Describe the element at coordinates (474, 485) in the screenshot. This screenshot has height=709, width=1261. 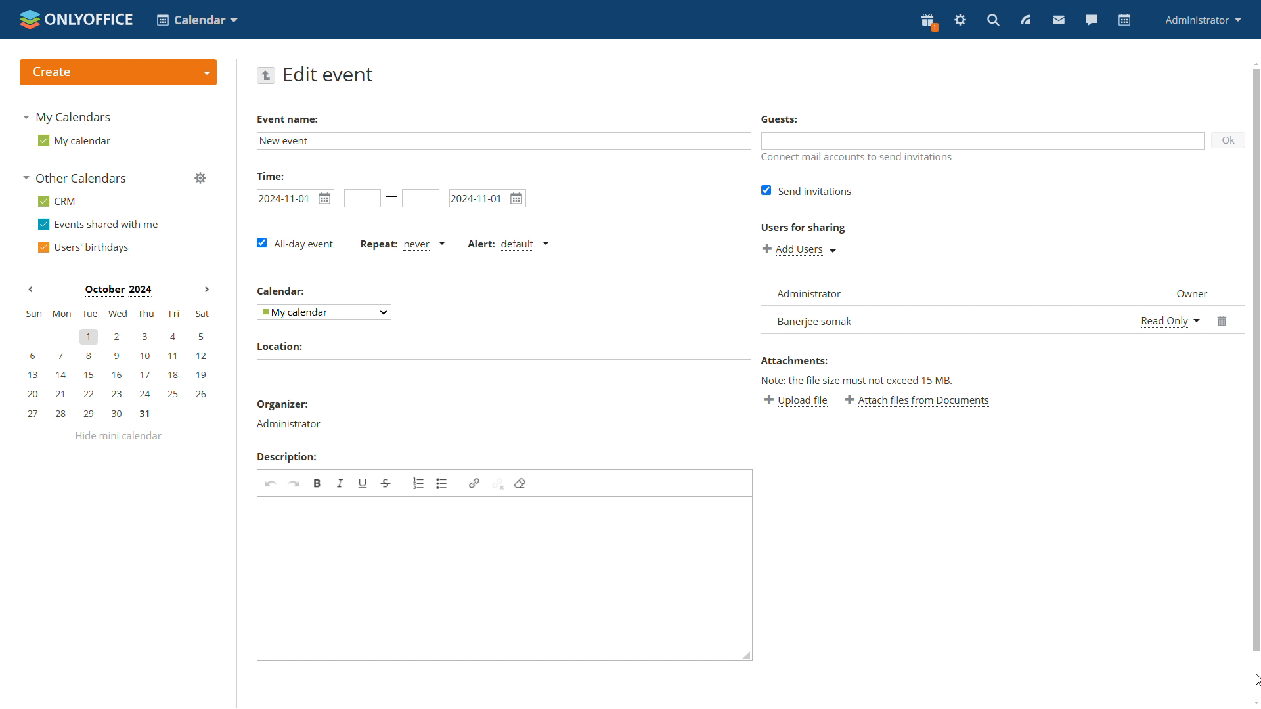
I see `link` at that location.